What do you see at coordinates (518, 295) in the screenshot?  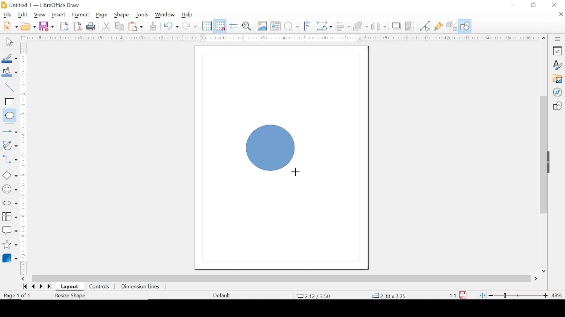 I see `zoom slider` at bounding box center [518, 295].